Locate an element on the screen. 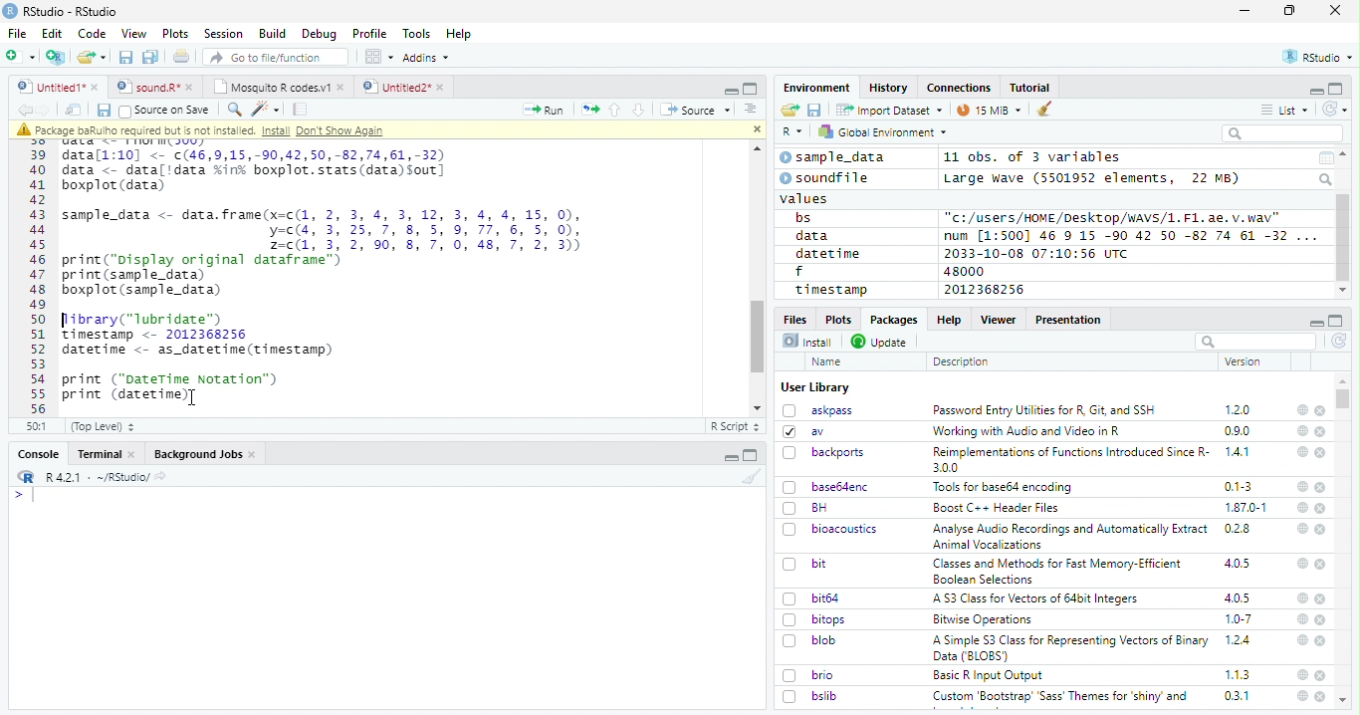 The width and height of the screenshot is (1360, 715). Update is located at coordinates (881, 342).